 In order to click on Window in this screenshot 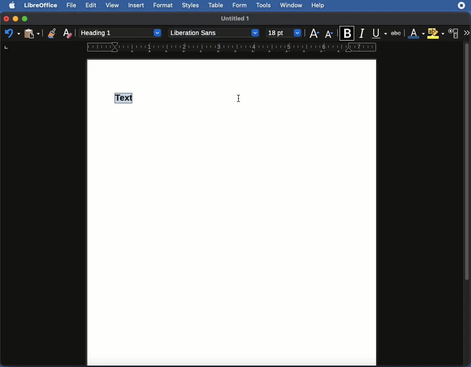, I will do `click(291, 6)`.